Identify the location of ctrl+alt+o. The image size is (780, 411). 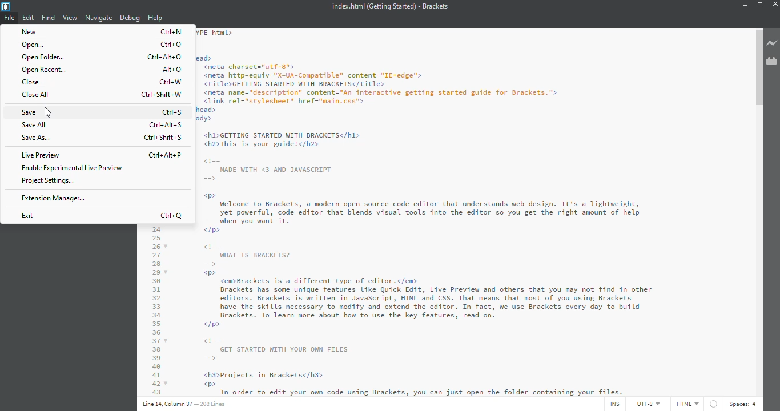
(168, 57).